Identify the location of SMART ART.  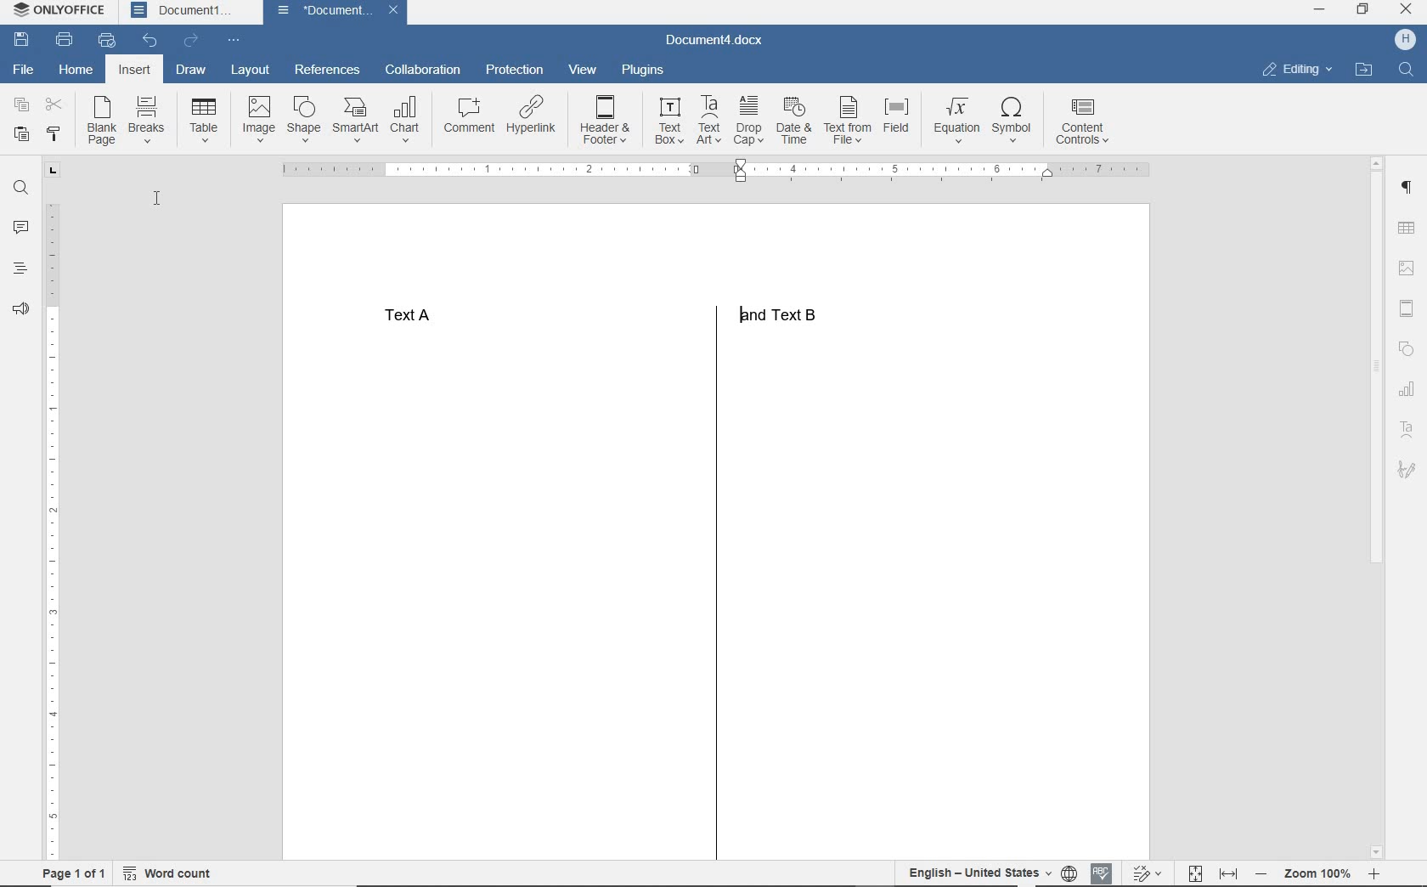
(354, 121).